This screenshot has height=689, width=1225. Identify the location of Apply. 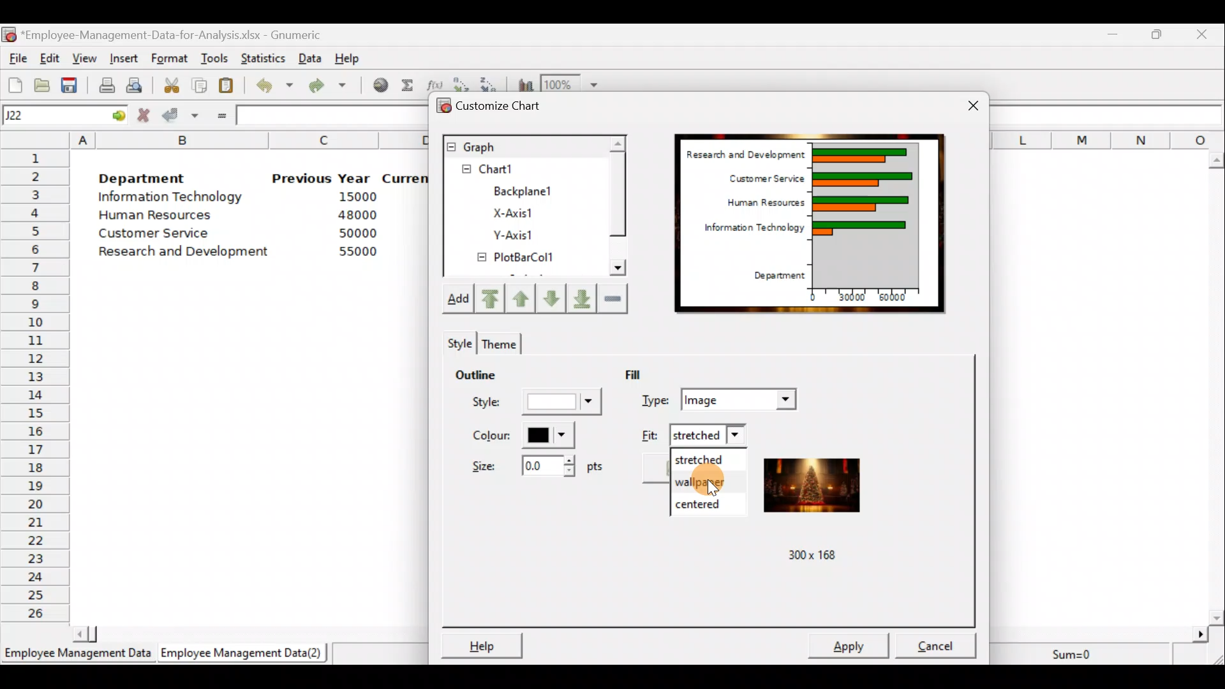
(850, 645).